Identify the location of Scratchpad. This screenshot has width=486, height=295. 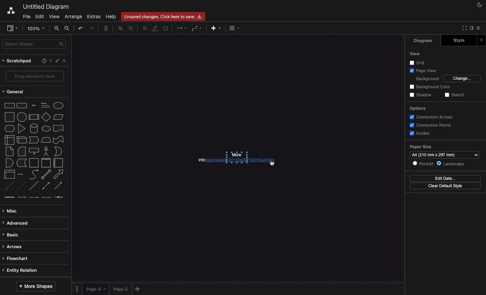
(18, 61).